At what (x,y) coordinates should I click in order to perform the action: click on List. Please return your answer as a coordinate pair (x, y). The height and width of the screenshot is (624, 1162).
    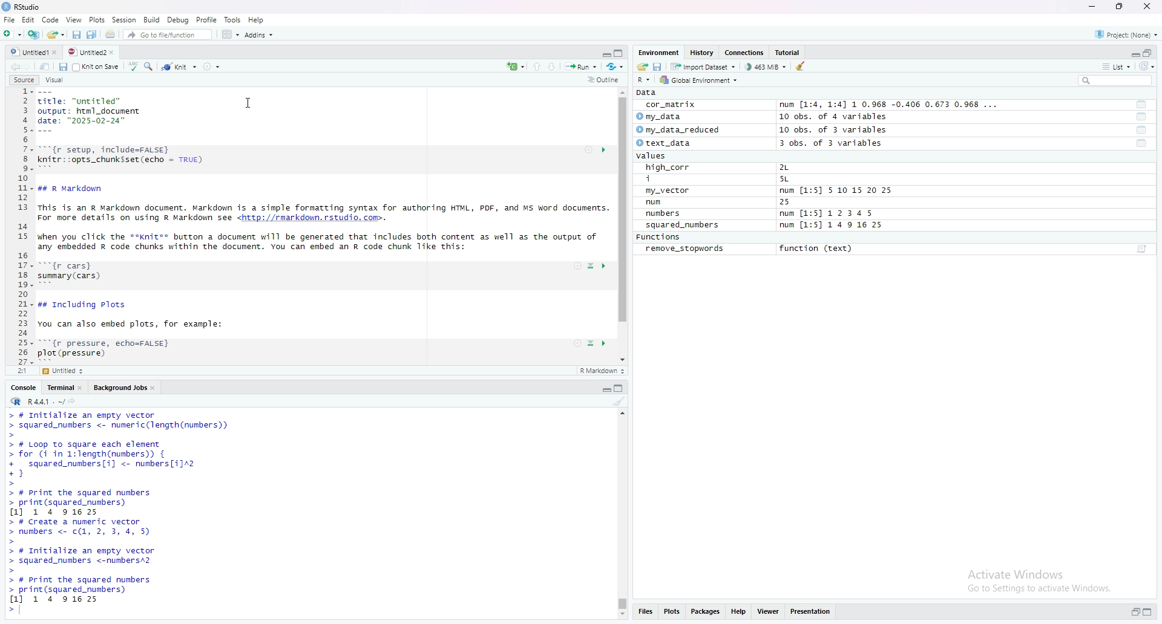
    Looking at the image, I should click on (1118, 66).